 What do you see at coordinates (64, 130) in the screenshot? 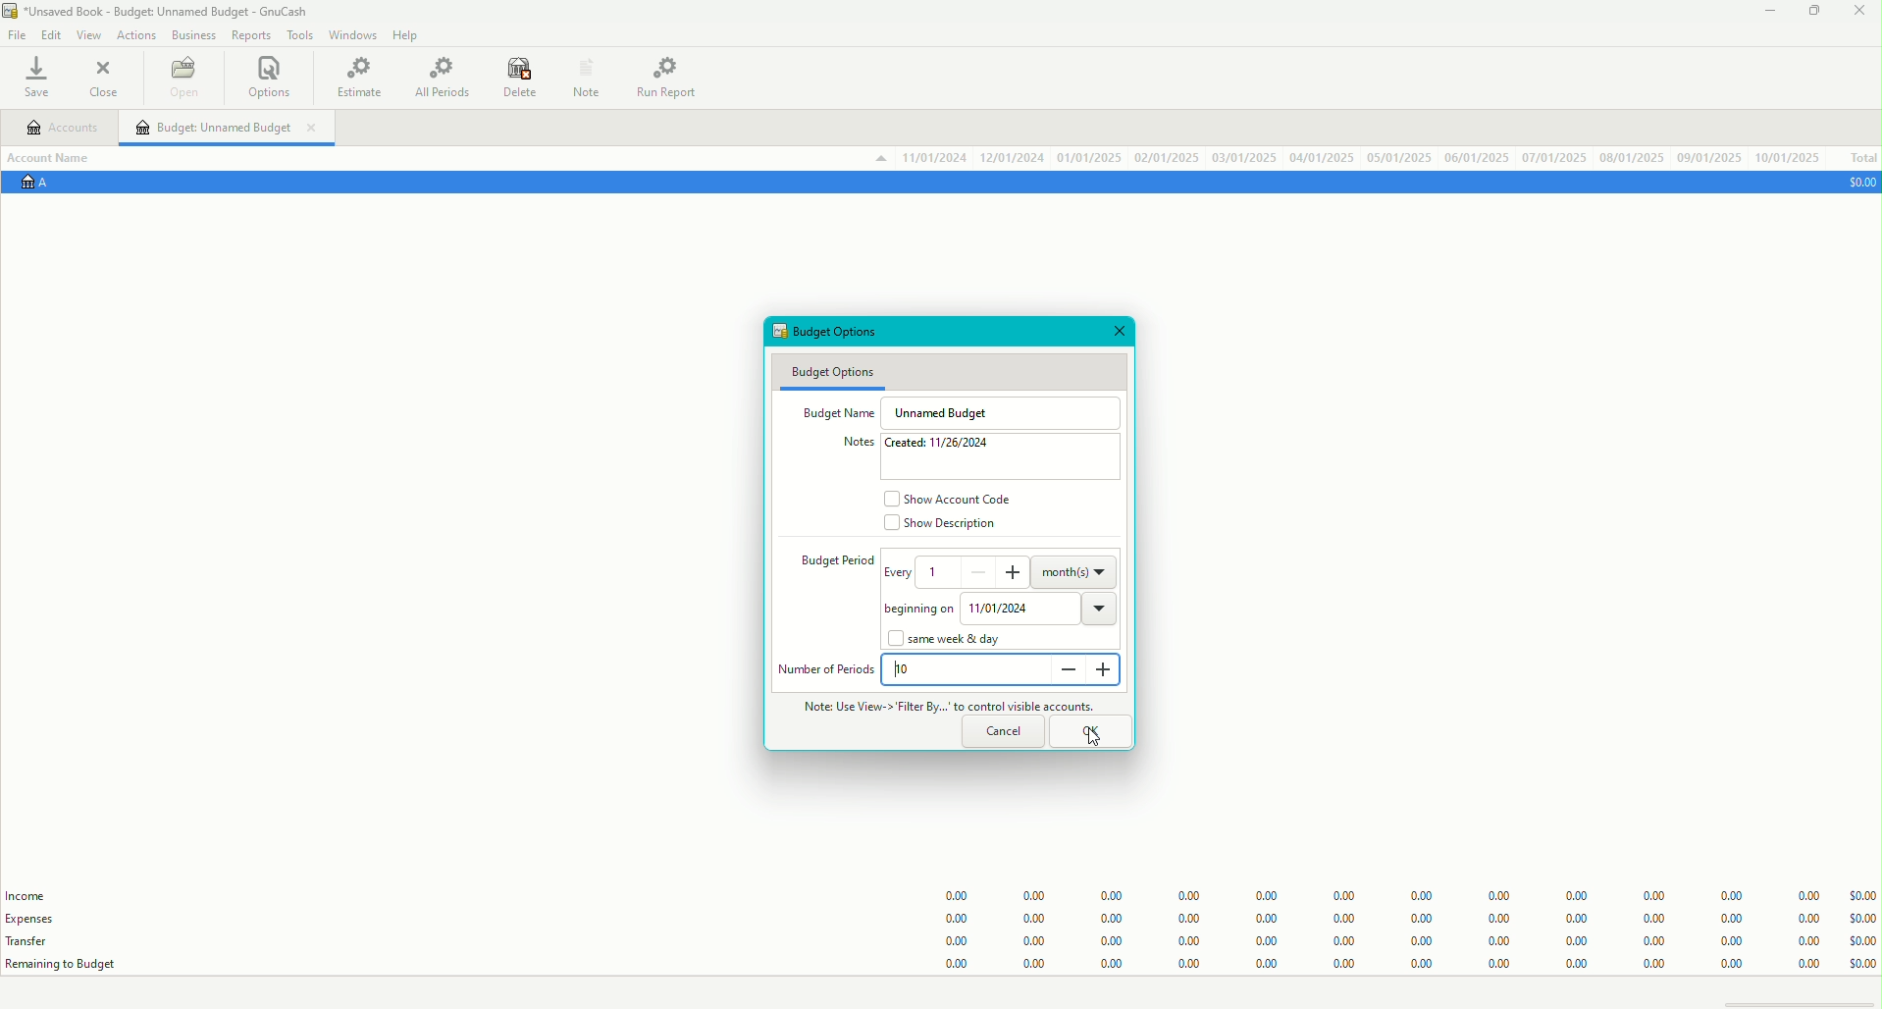
I see `Accounts` at bounding box center [64, 130].